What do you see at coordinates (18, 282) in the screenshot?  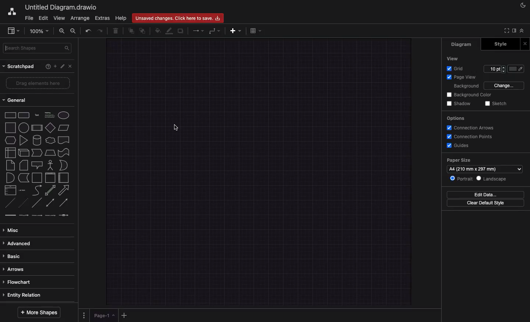 I see `Flowchart` at bounding box center [18, 282].